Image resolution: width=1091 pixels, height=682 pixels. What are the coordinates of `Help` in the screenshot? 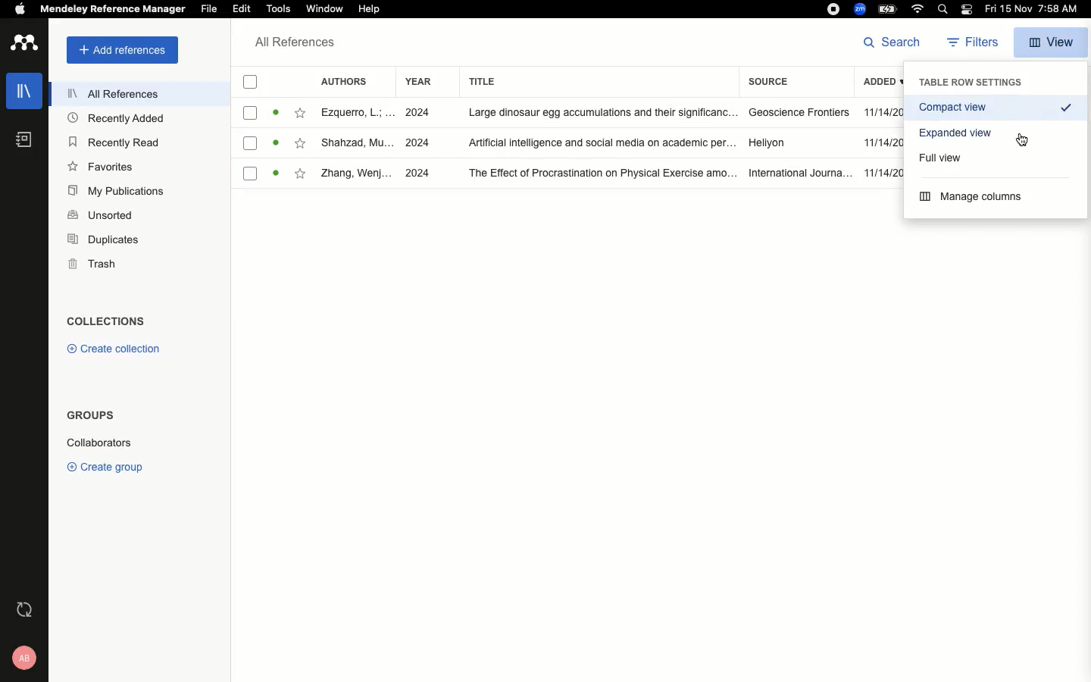 It's located at (370, 8).